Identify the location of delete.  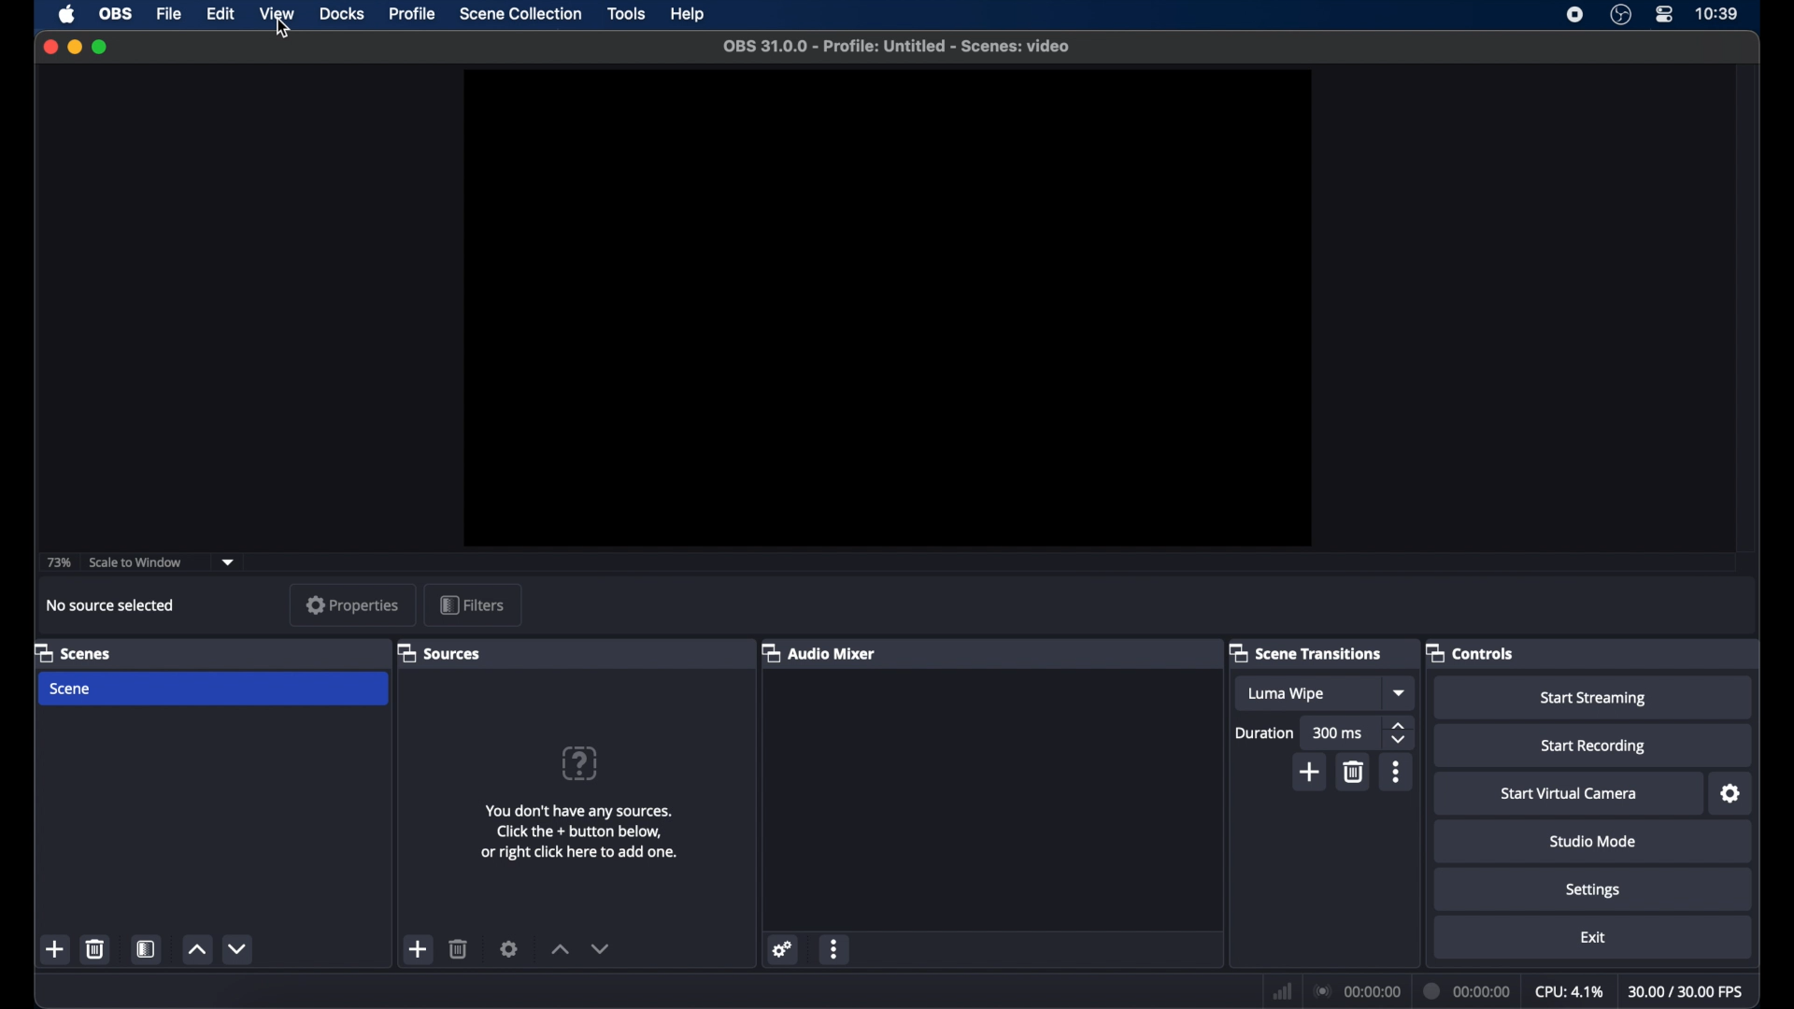
(1352, 772).